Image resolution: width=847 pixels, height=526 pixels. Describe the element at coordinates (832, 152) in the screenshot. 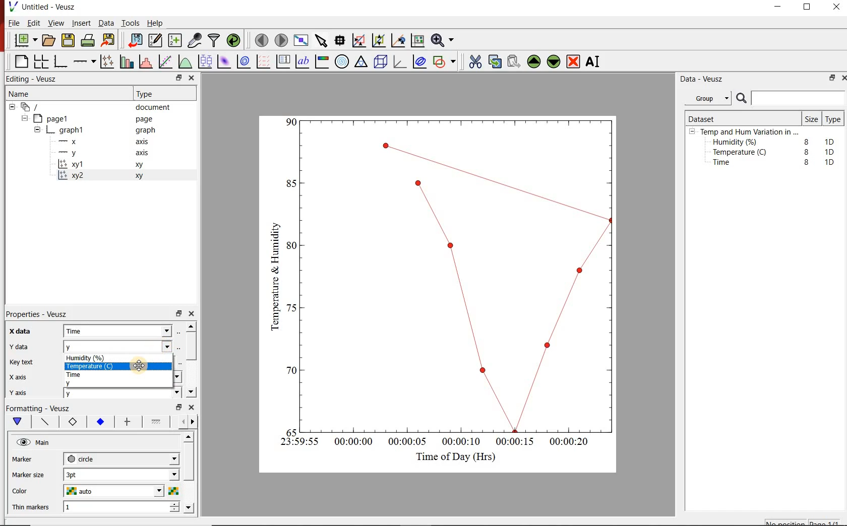

I see `1D` at that location.